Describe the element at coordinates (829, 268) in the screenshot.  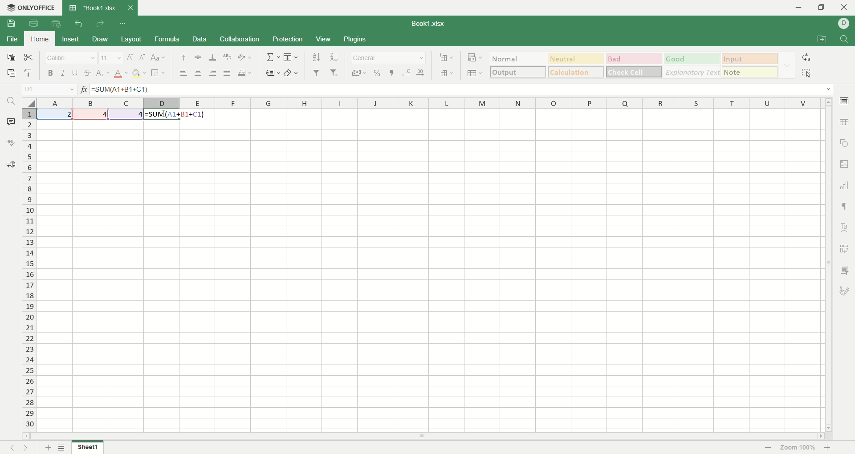
I see `vertical scroll bar` at that location.